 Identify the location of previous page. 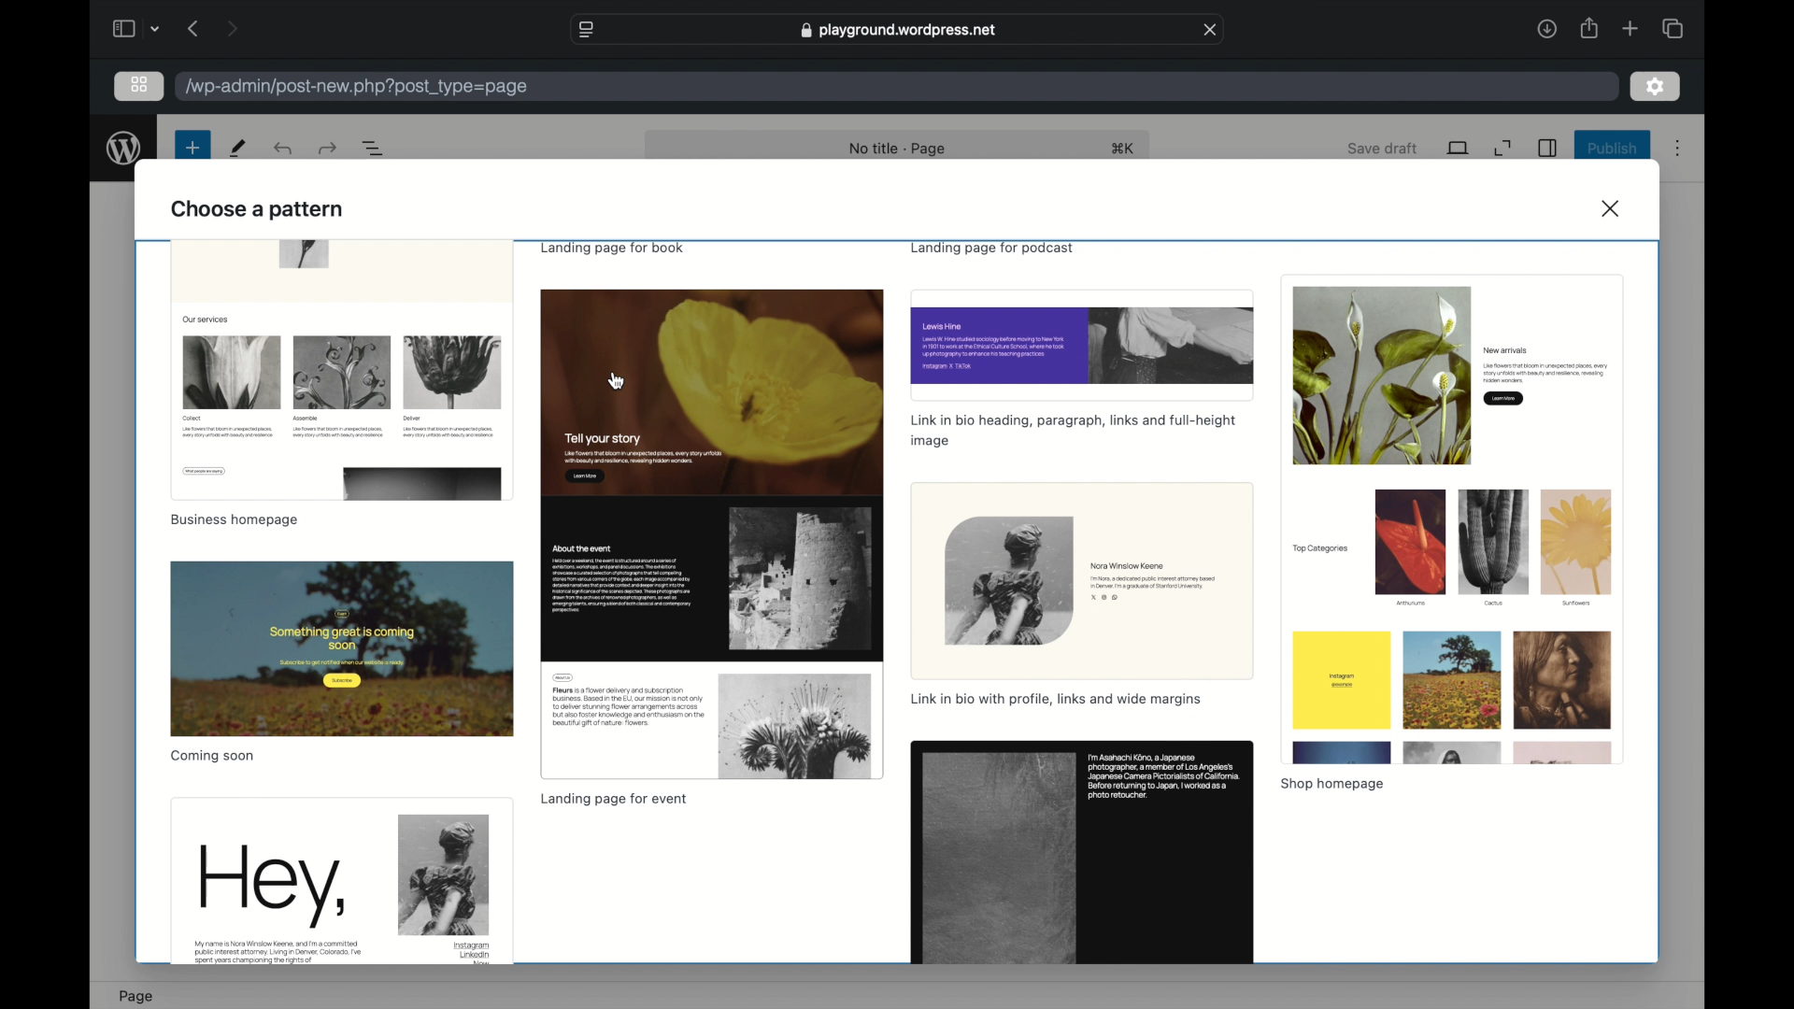
(192, 27).